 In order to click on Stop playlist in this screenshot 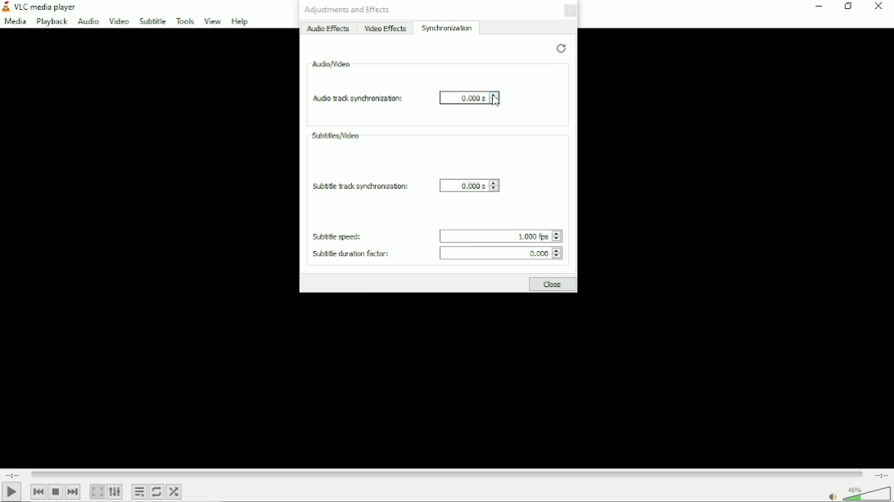, I will do `click(56, 491)`.